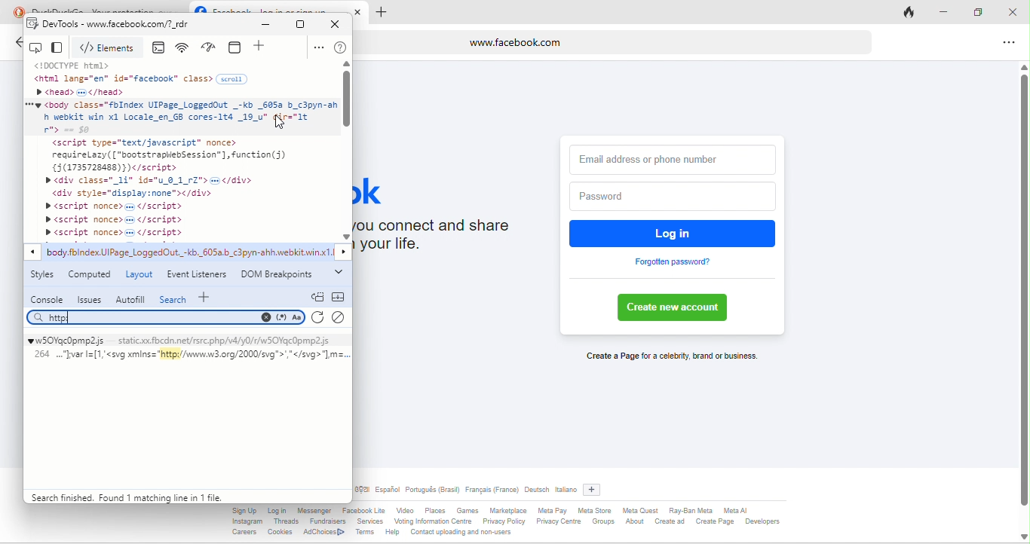 Image resolution: width=1030 pixels, height=544 pixels. What do you see at coordinates (91, 276) in the screenshot?
I see `computed` at bounding box center [91, 276].